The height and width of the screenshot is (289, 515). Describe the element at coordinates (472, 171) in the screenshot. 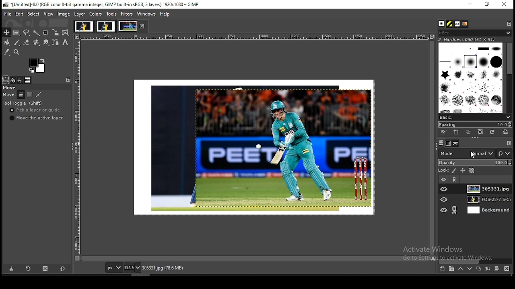

I see `lock alpha channel` at that location.